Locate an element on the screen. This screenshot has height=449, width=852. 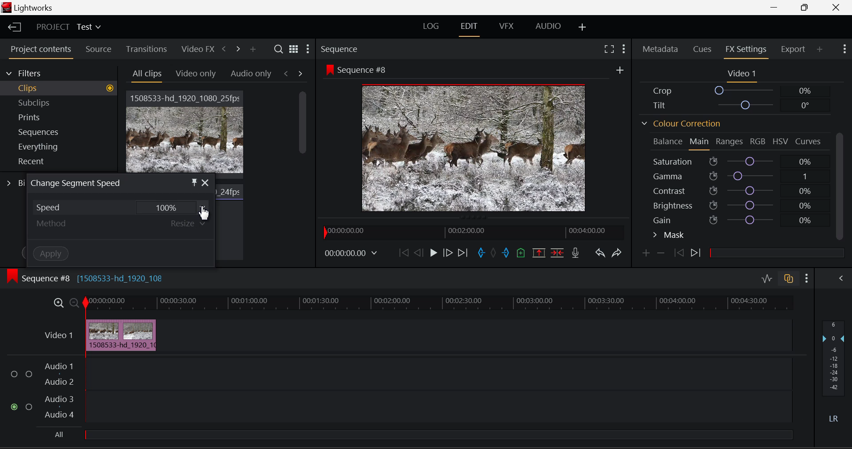
Project Title is located at coordinates (70, 28).